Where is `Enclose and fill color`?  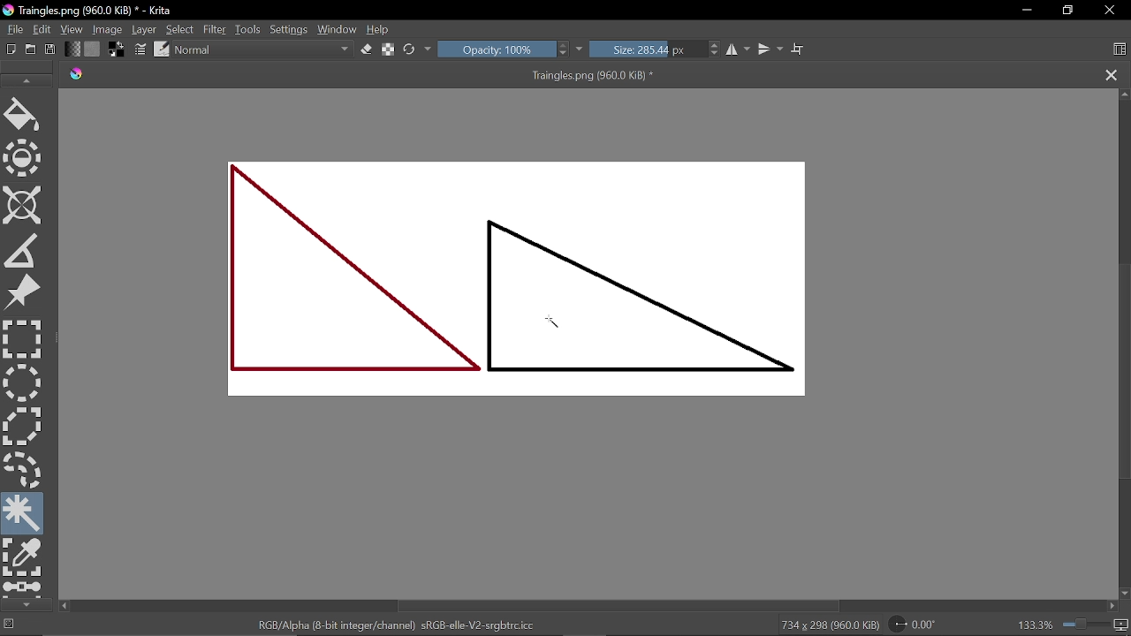 Enclose and fill color is located at coordinates (24, 160).